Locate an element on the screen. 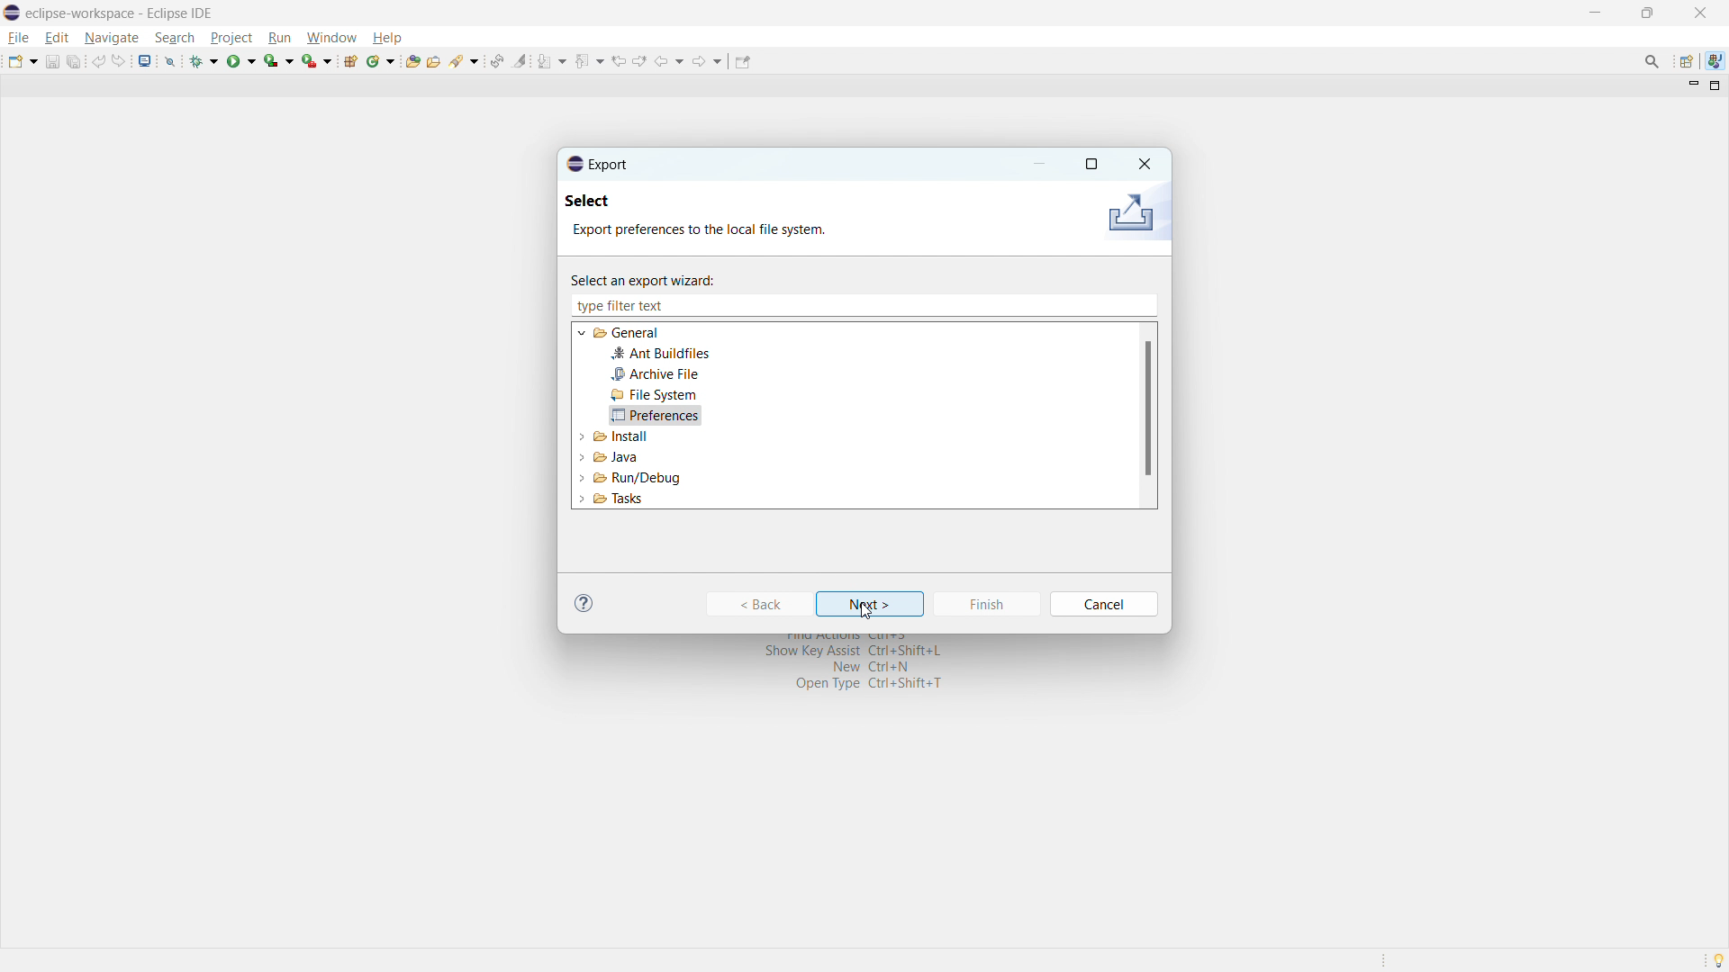  access commands and other items is located at coordinates (1652, 60).